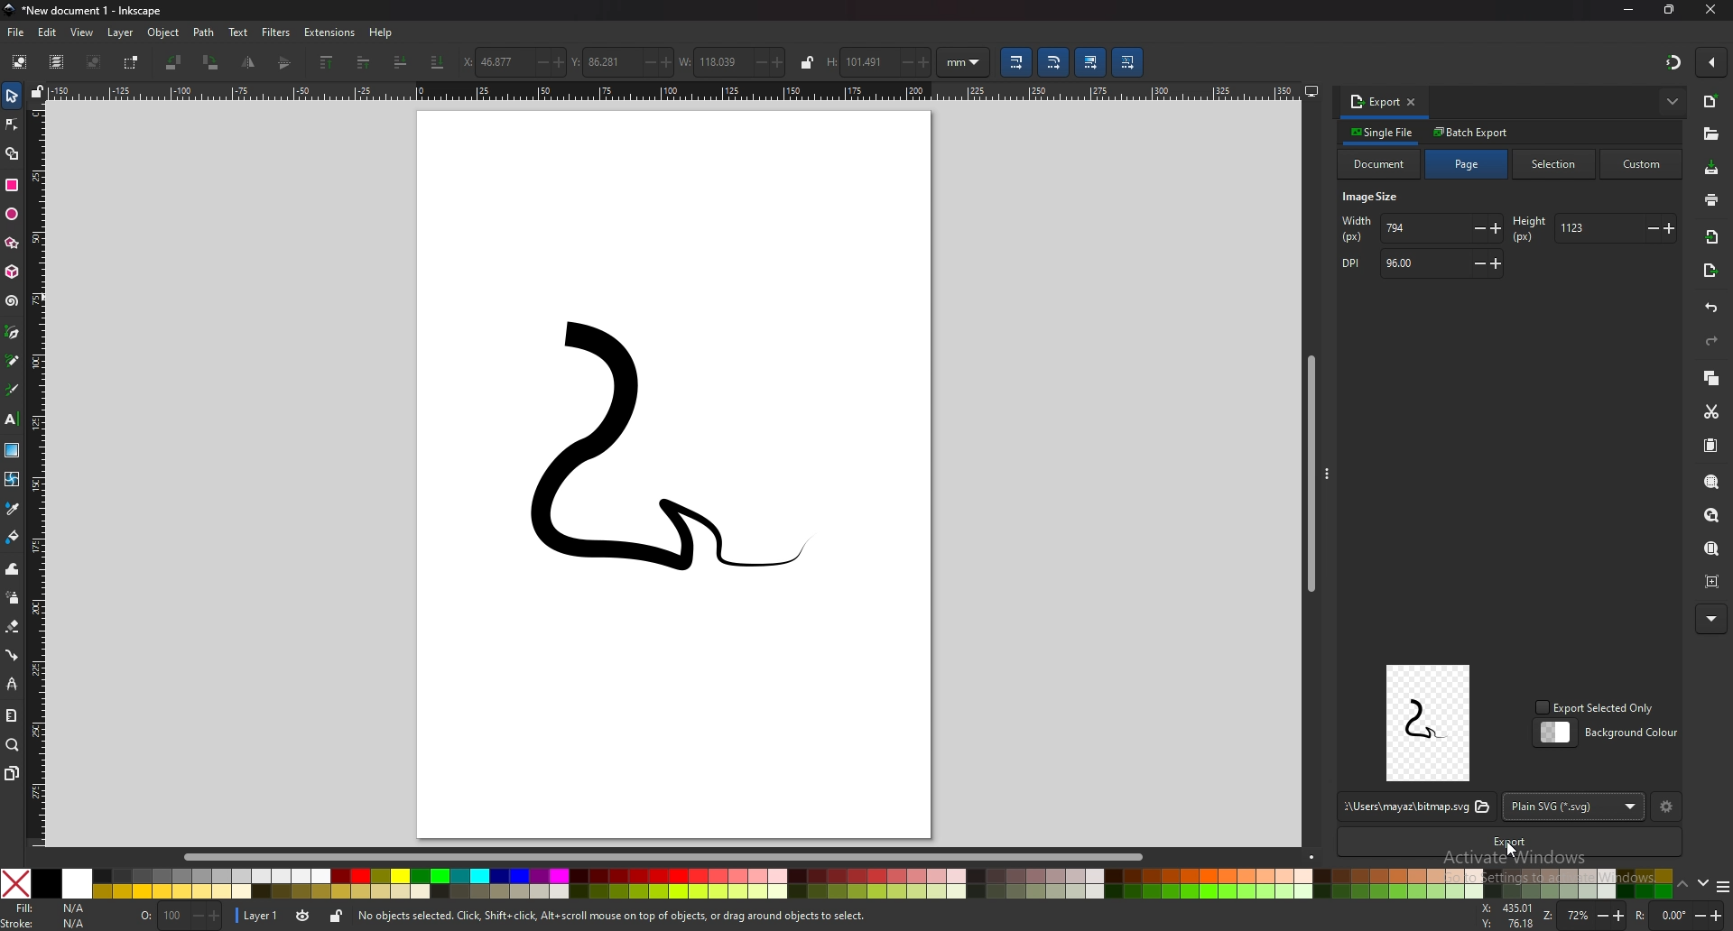 Image resolution: width=1733 pixels, height=931 pixels. What do you see at coordinates (438, 61) in the screenshot?
I see `lower selection to bottom` at bounding box center [438, 61].